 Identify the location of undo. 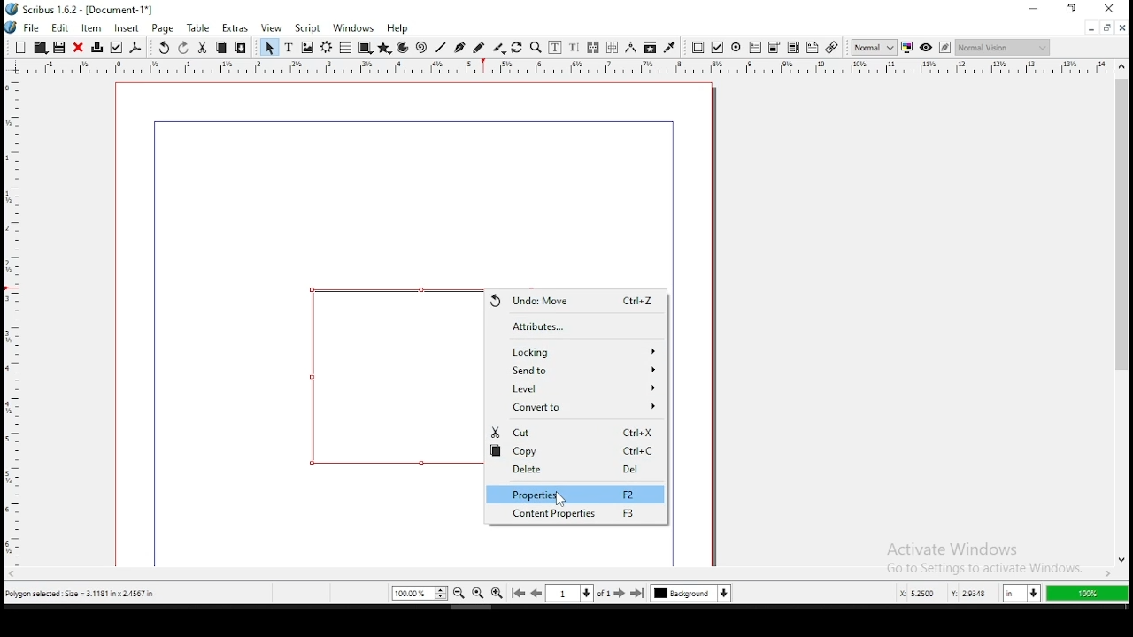
(163, 48).